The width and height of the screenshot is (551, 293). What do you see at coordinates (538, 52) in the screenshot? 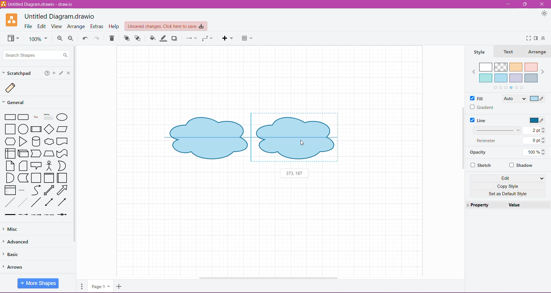
I see `Arrange` at bounding box center [538, 52].